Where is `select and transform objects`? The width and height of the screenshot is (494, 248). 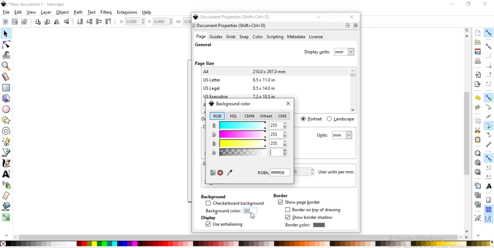
select and transform objects is located at coordinates (5, 34).